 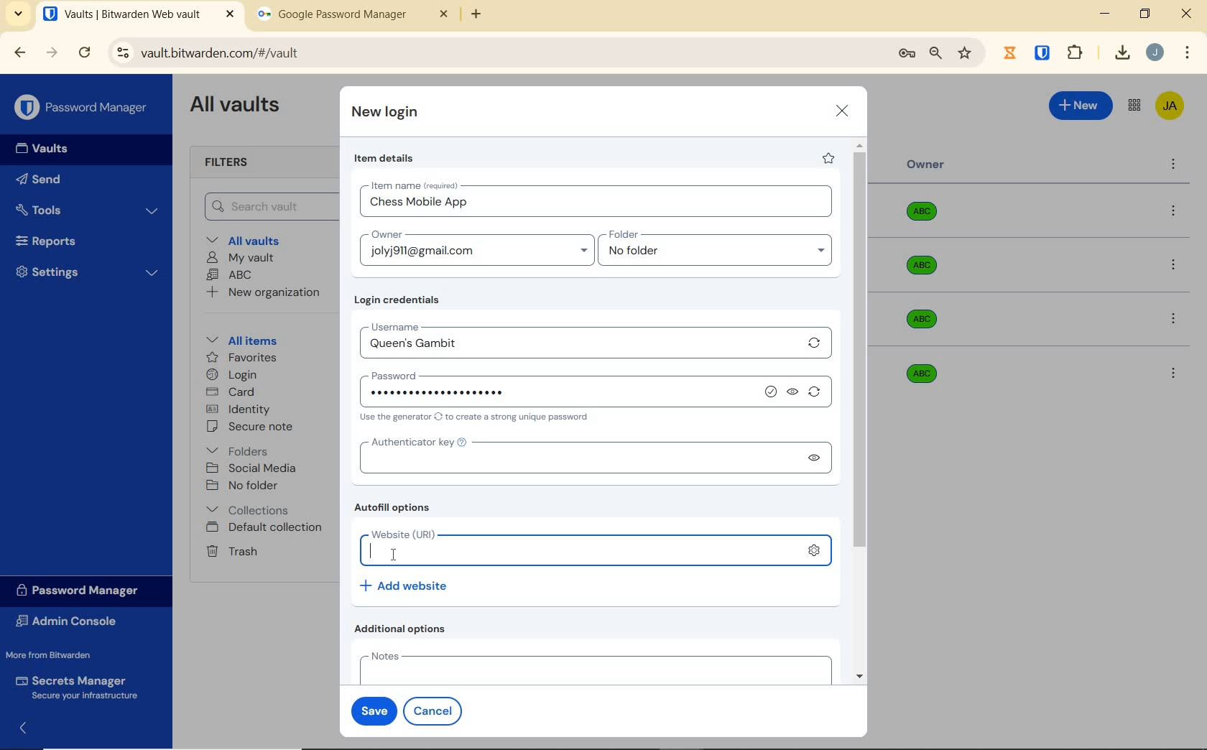 I want to click on password added, so click(x=561, y=394).